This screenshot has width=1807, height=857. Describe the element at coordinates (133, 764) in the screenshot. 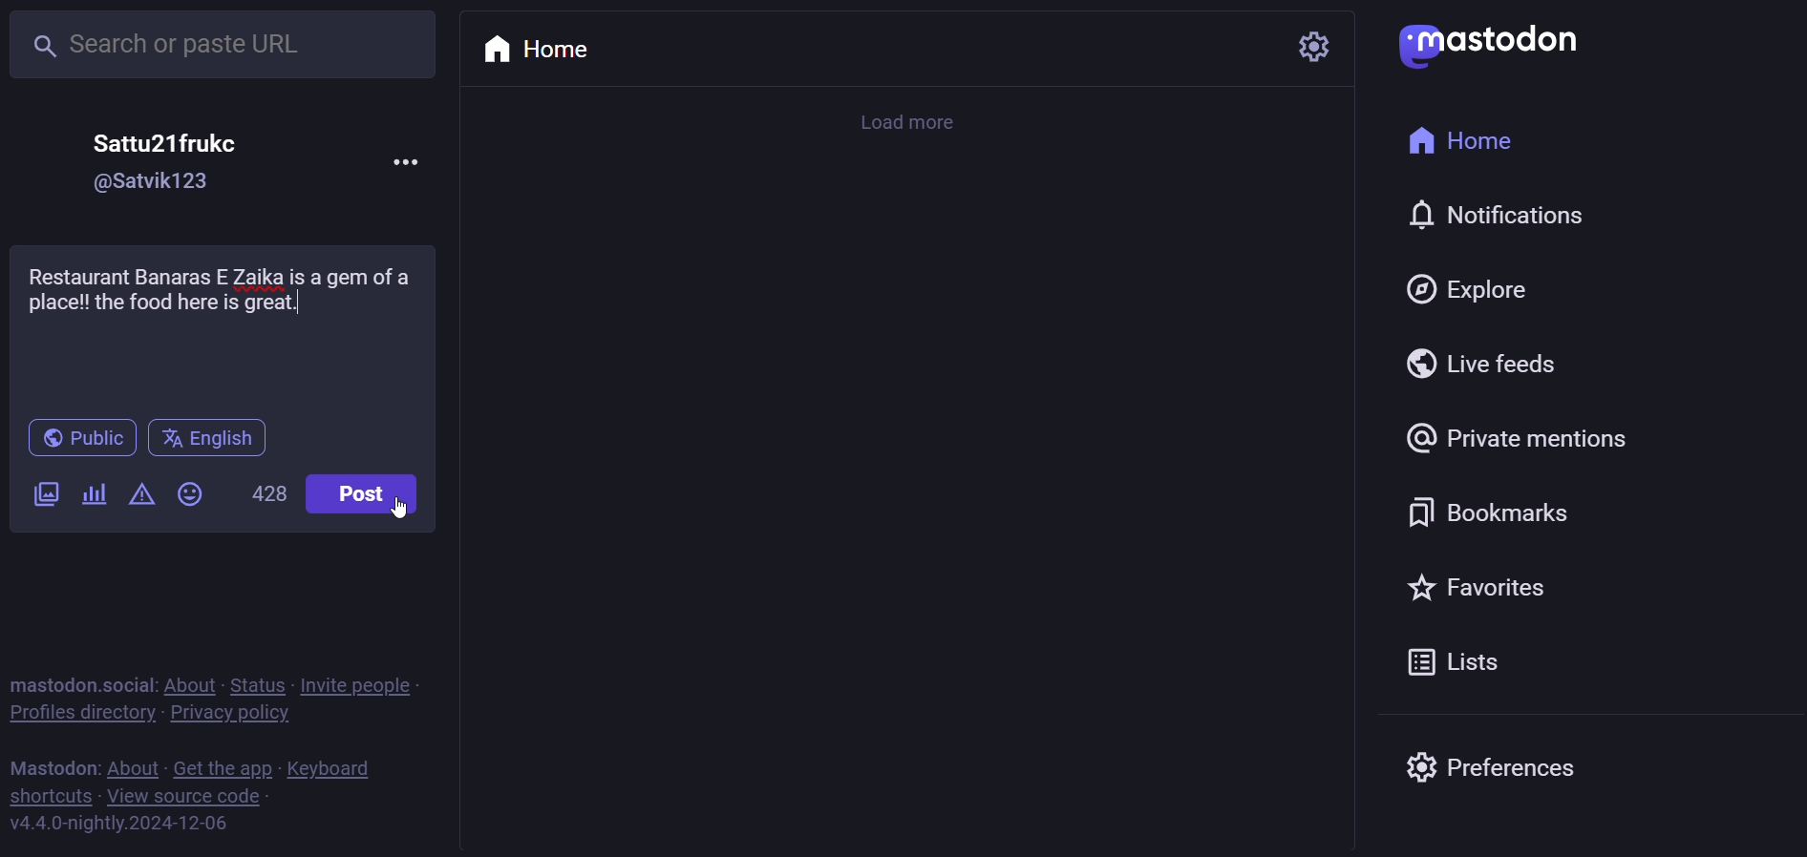

I see `about` at that location.